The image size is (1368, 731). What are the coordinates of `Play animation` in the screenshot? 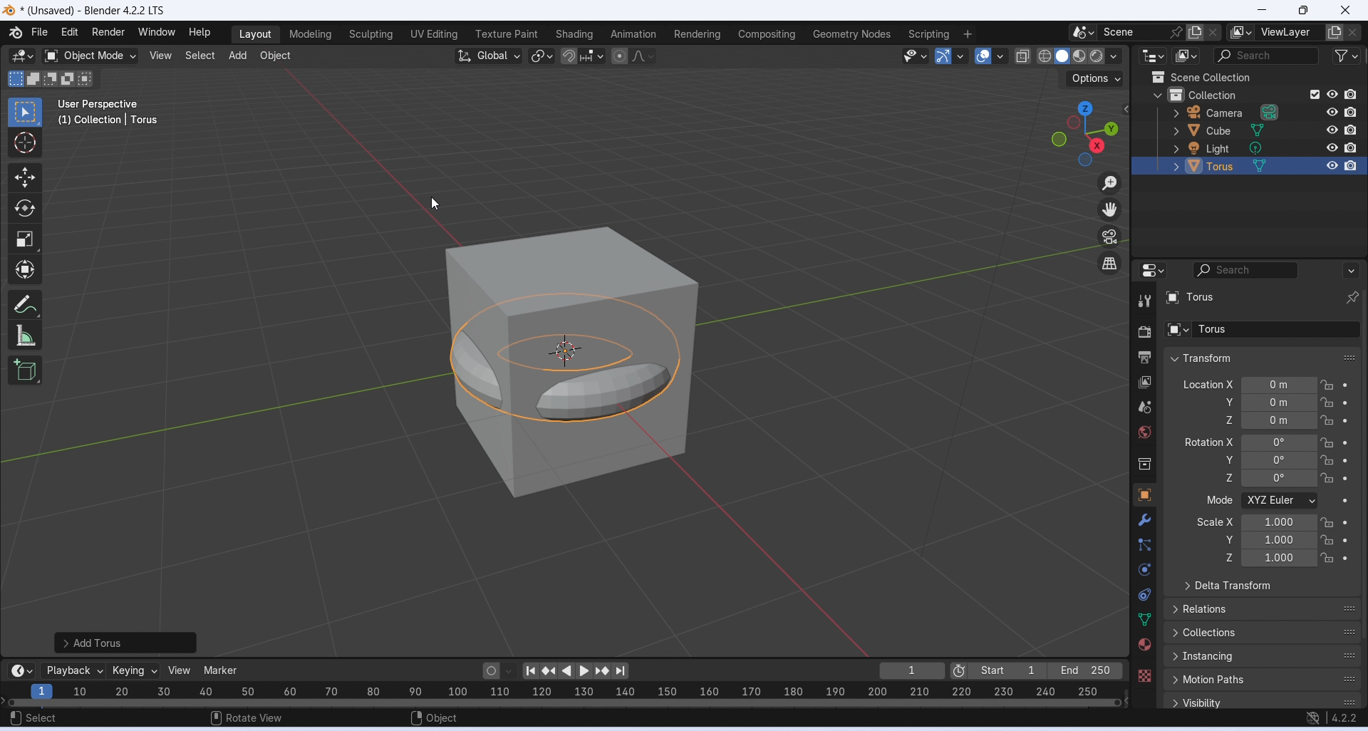 It's located at (565, 671).